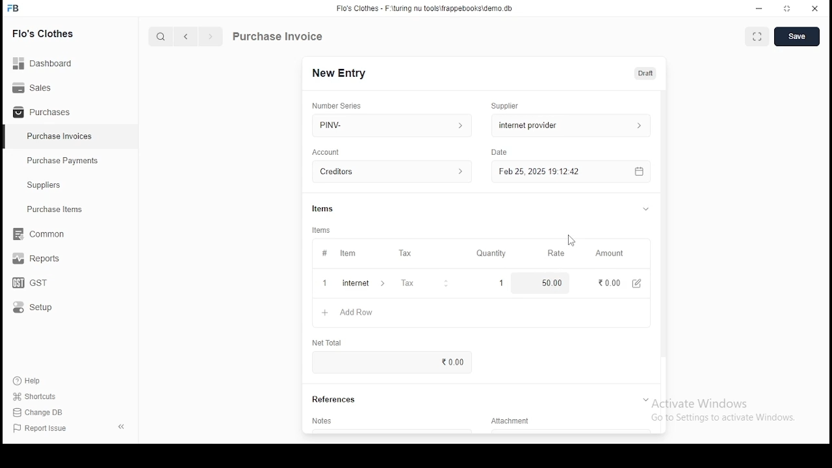  I want to click on setup, so click(41, 308).